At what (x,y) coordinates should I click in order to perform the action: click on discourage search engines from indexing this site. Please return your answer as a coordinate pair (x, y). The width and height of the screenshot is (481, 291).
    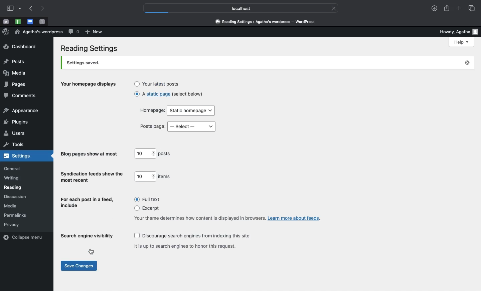
    Looking at the image, I should click on (191, 236).